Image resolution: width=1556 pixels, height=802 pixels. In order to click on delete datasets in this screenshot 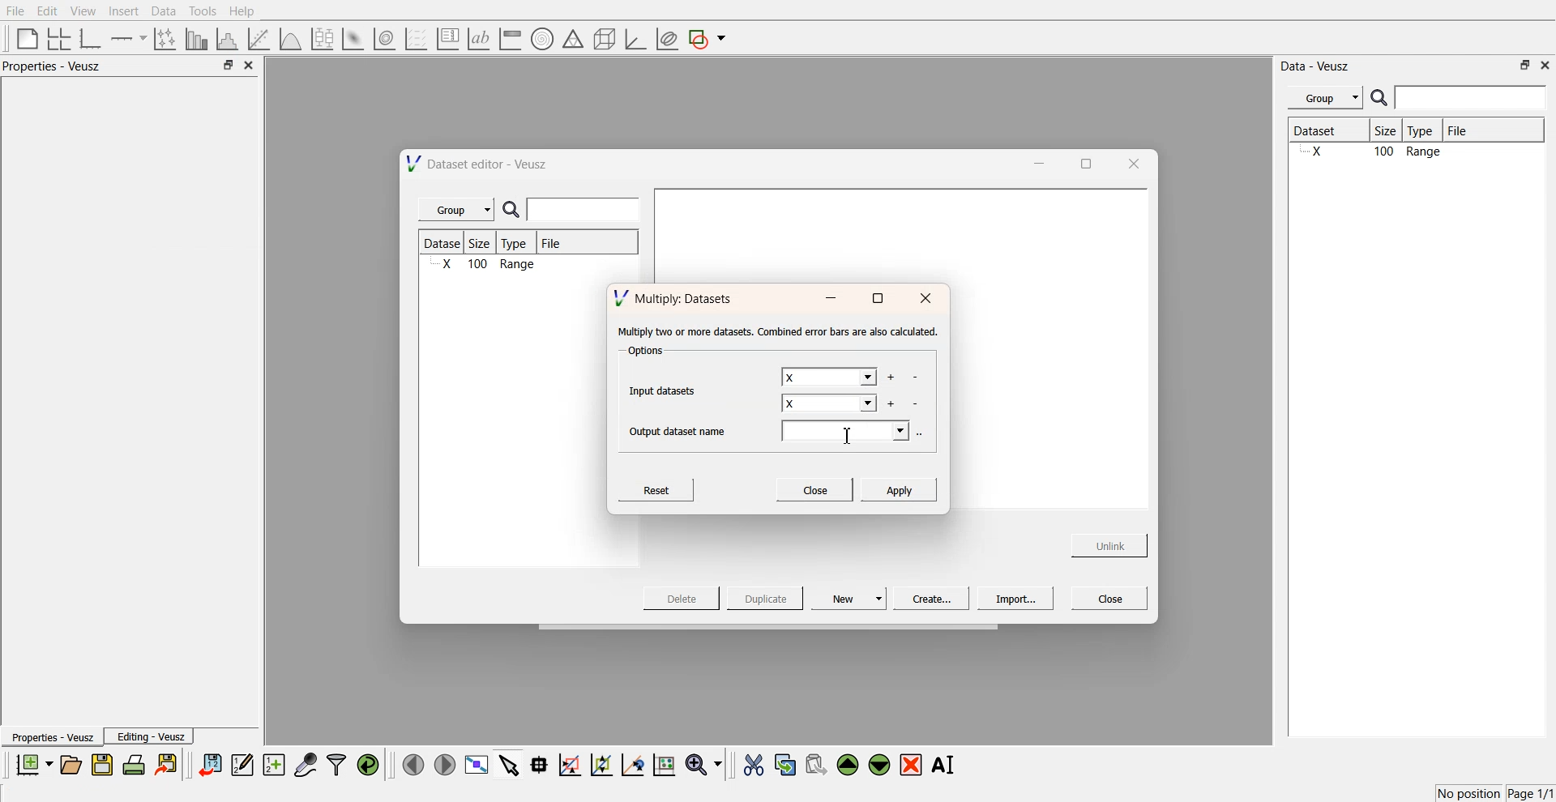, I will do `click(917, 404)`.